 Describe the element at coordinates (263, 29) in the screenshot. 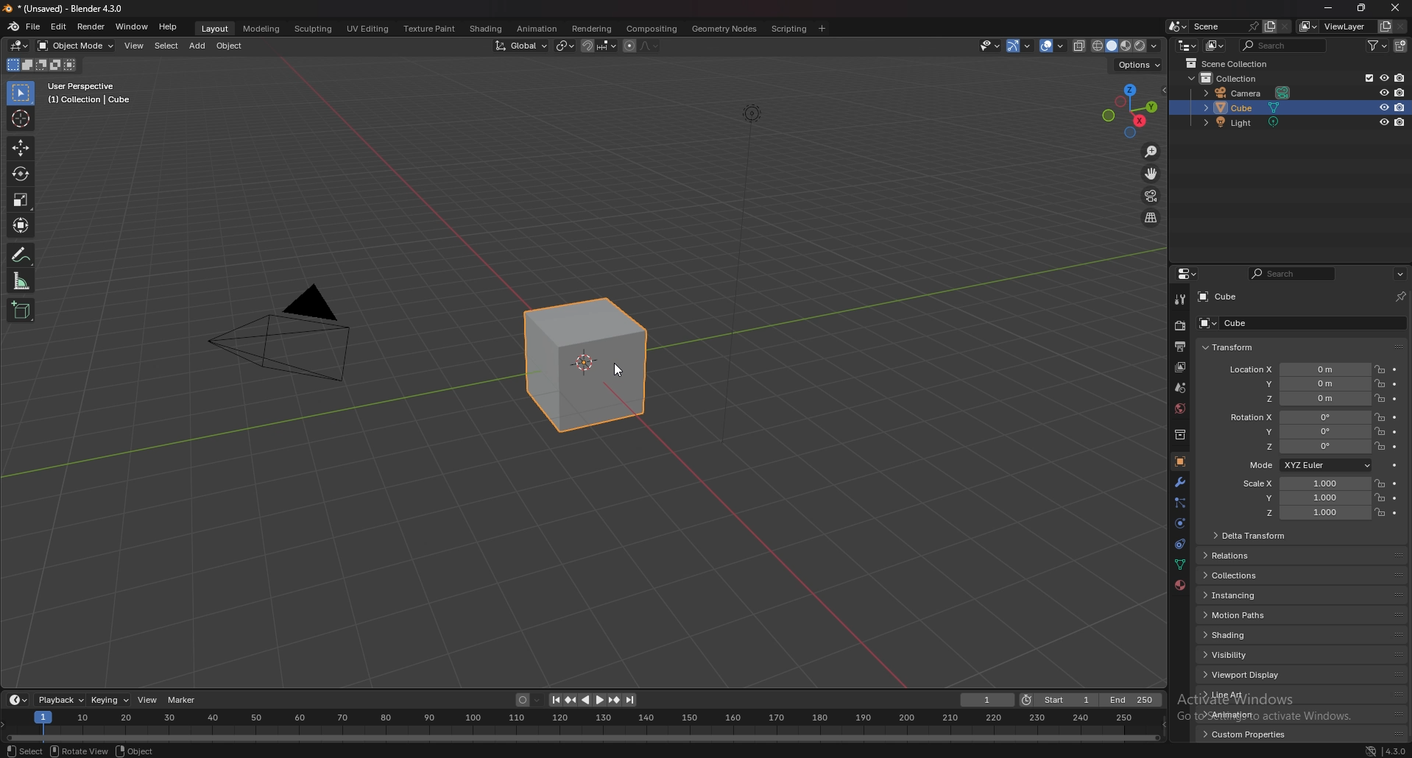

I see `modeling` at that location.